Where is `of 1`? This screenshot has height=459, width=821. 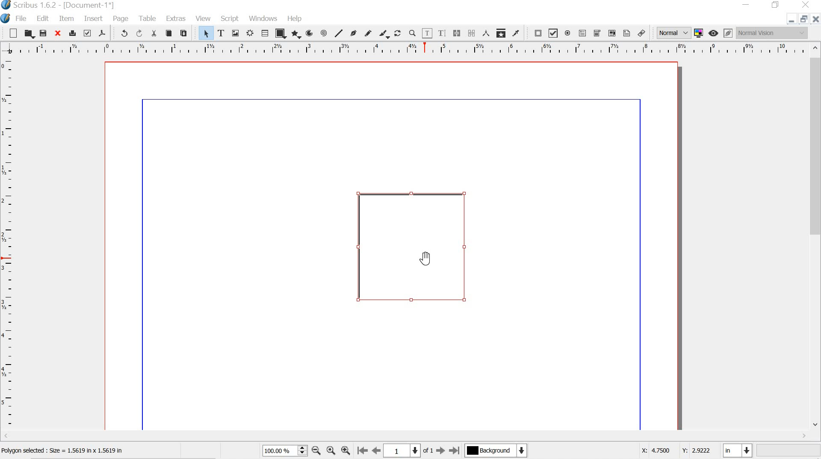
of 1 is located at coordinates (428, 451).